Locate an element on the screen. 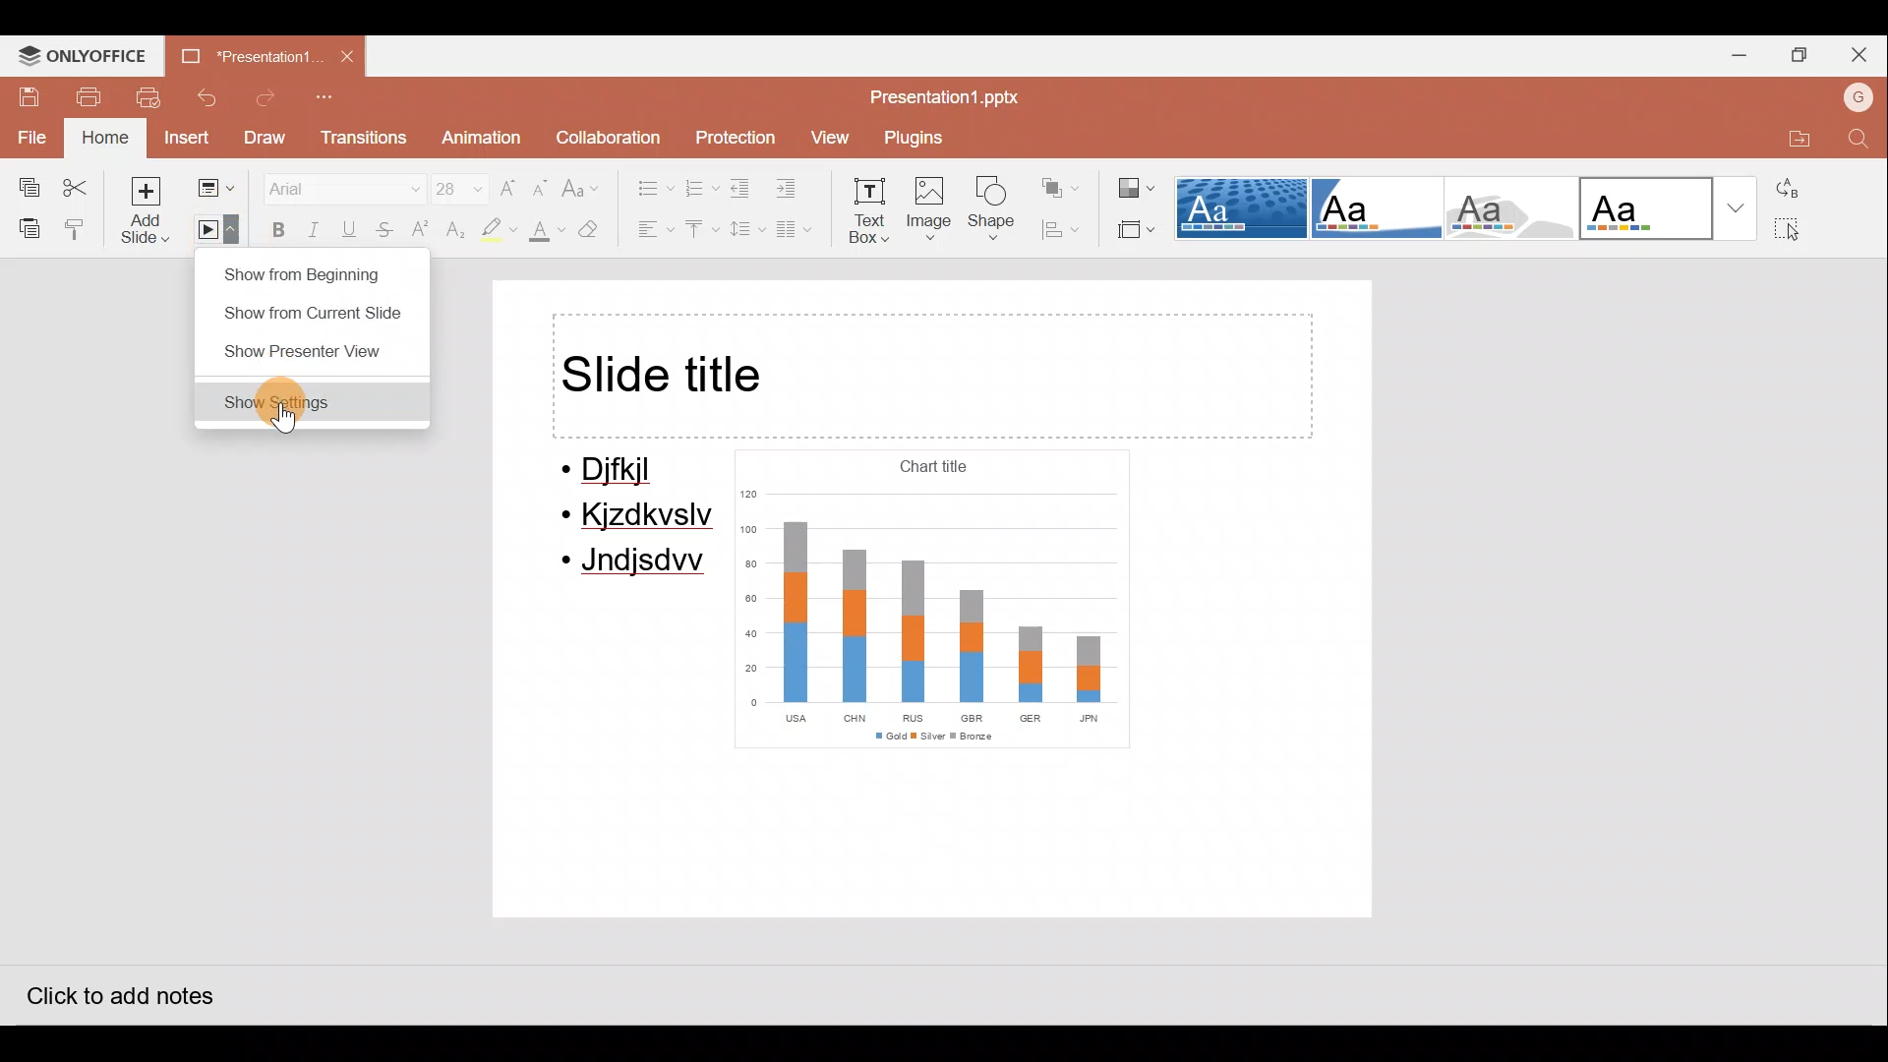 Image resolution: width=1888 pixels, height=1062 pixels. Horizontal align is located at coordinates (655, 232).